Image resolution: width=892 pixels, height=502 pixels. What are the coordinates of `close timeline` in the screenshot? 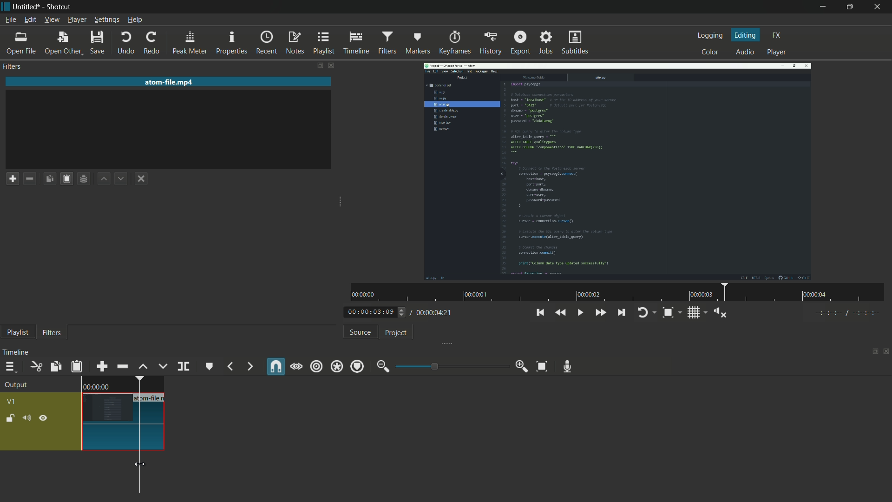 It's located at (886, 352).